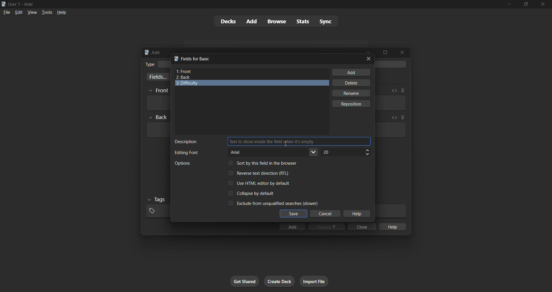  What do you see at coordinates (351, 72) in the screenshot?
I see `add ` at bounding box center [351, 72].